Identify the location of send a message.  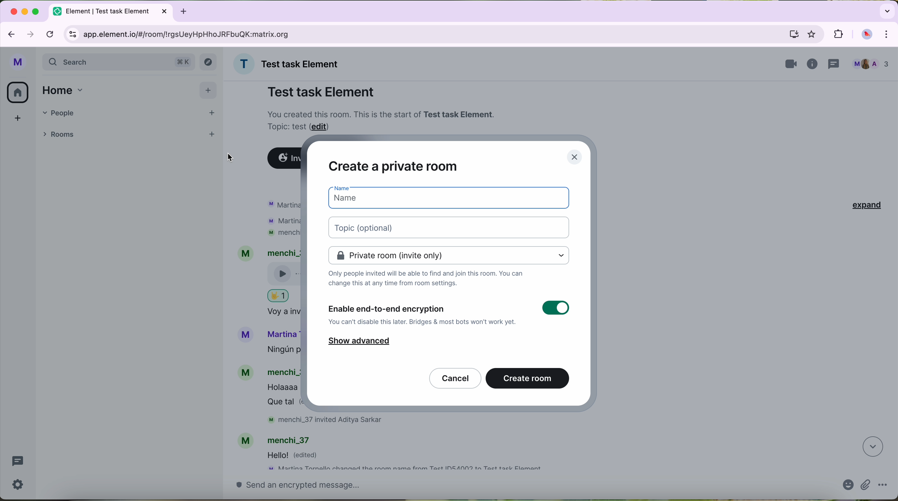
(526, 488).